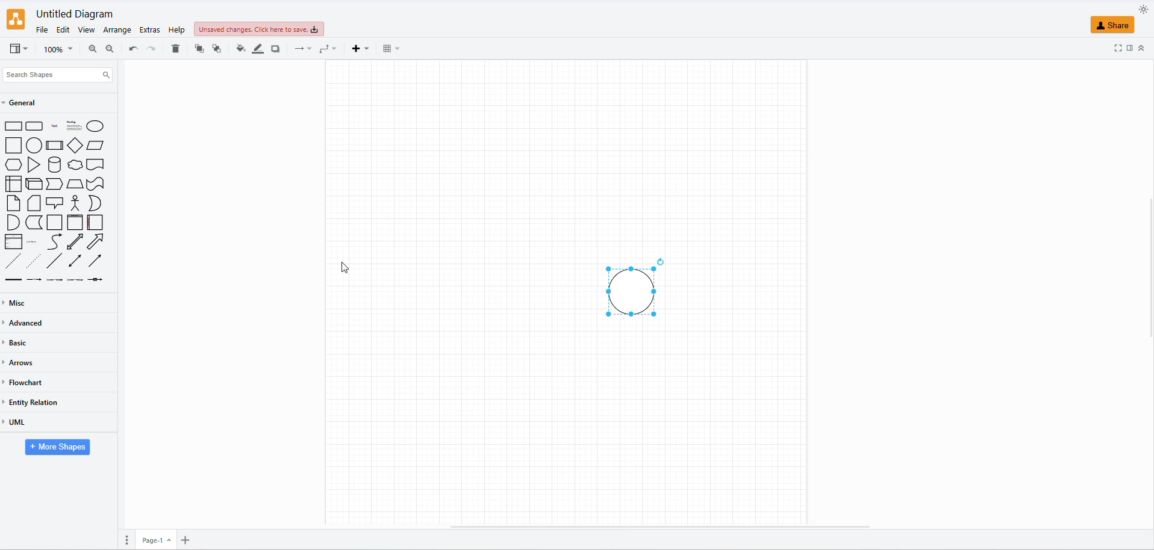 The height and width of the screenshot is (550, 1154). Describe the element at coordinates (1143, 48) in the screenshot. I see `COLLAPSE` at that location.